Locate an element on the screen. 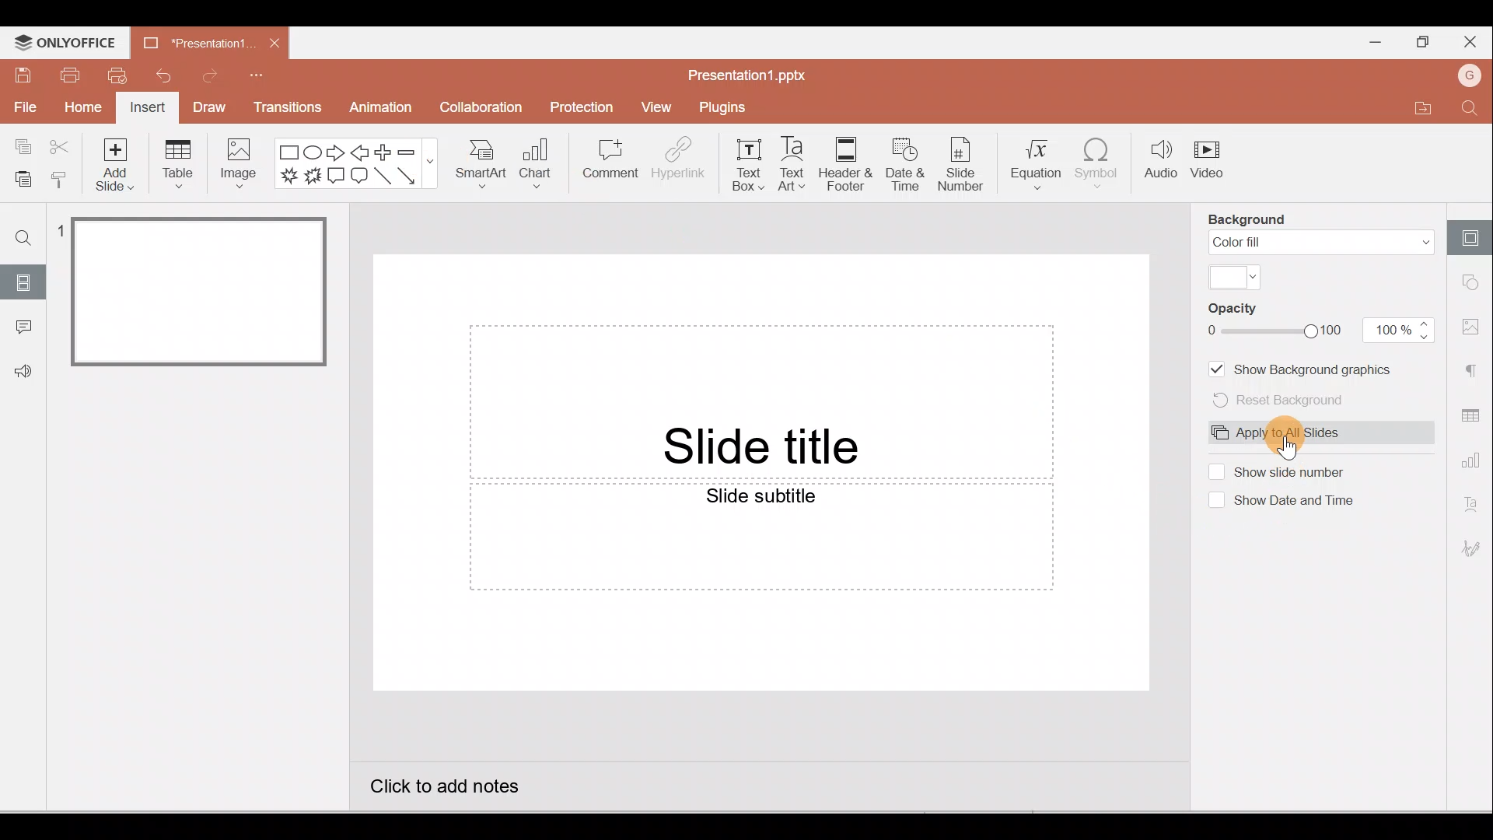  Add slide is located at coordinates (120, 164).